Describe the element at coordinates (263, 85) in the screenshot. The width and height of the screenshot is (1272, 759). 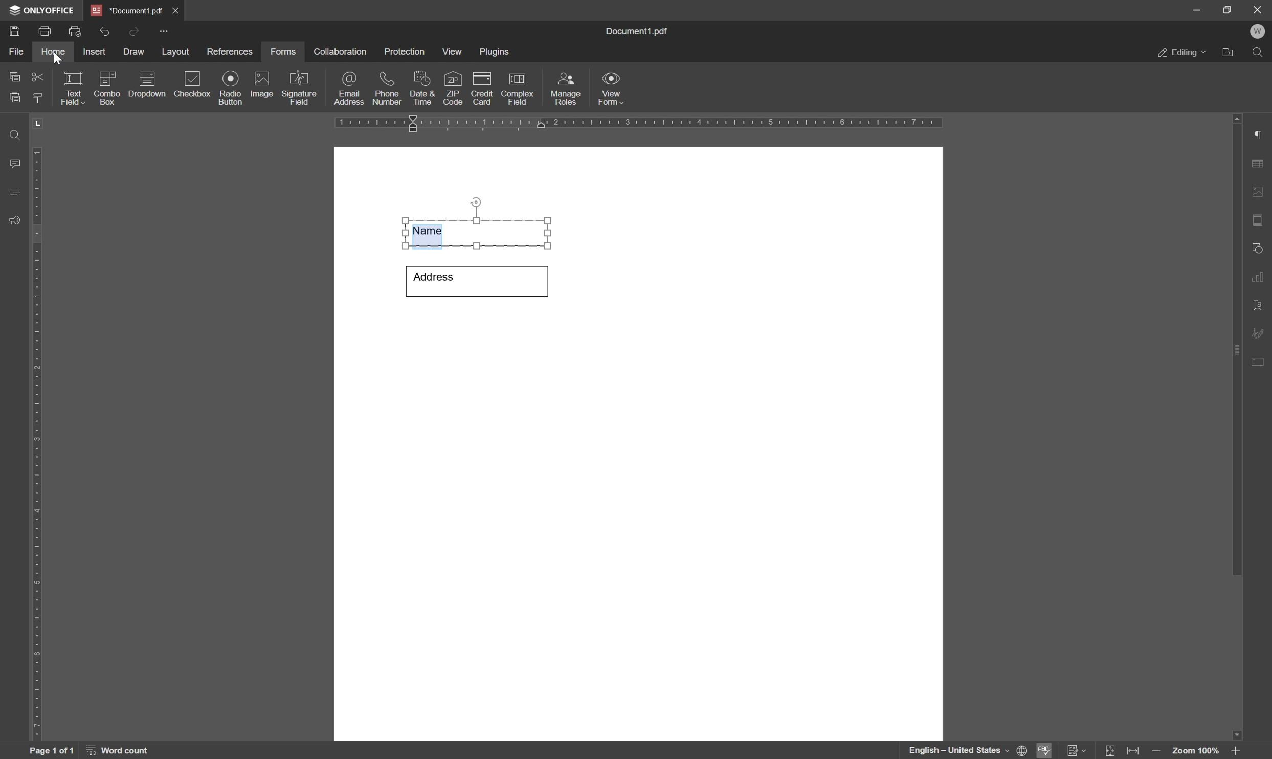
I see `image` at that location.